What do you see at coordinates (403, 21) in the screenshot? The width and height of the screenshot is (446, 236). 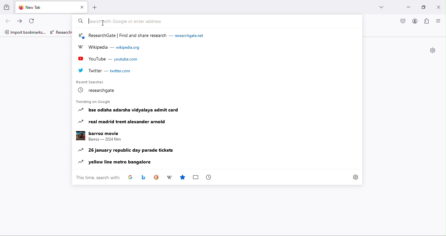 I see `pocket` at bounding box center [403, 21].